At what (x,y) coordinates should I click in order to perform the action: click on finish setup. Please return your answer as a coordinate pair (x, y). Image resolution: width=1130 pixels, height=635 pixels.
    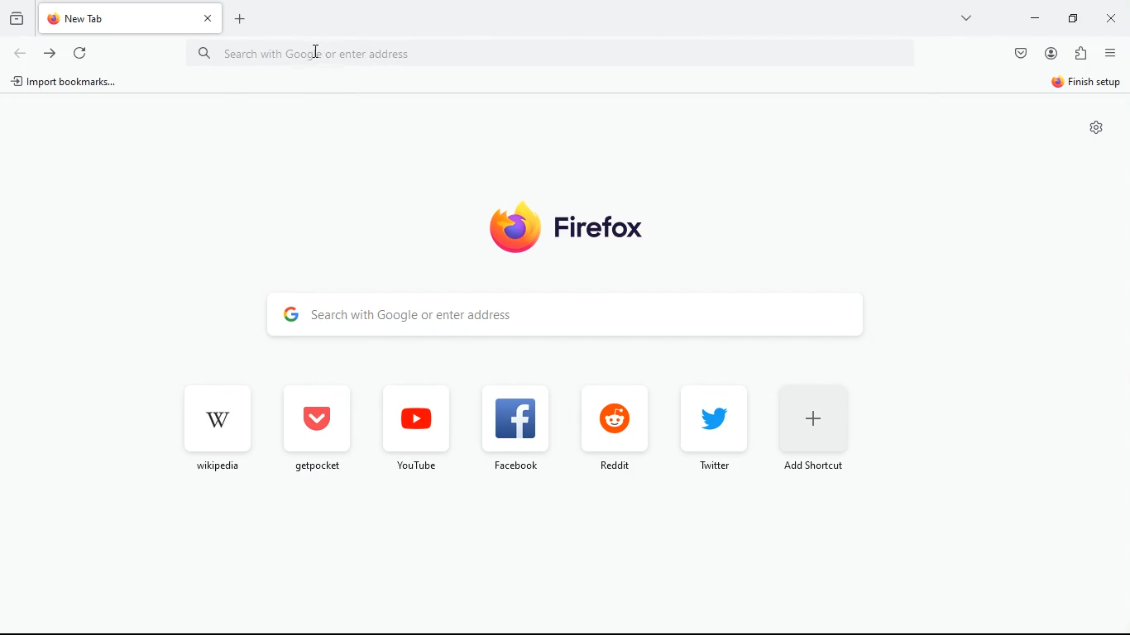
    Looking at the image, I should click on (1087, 84).